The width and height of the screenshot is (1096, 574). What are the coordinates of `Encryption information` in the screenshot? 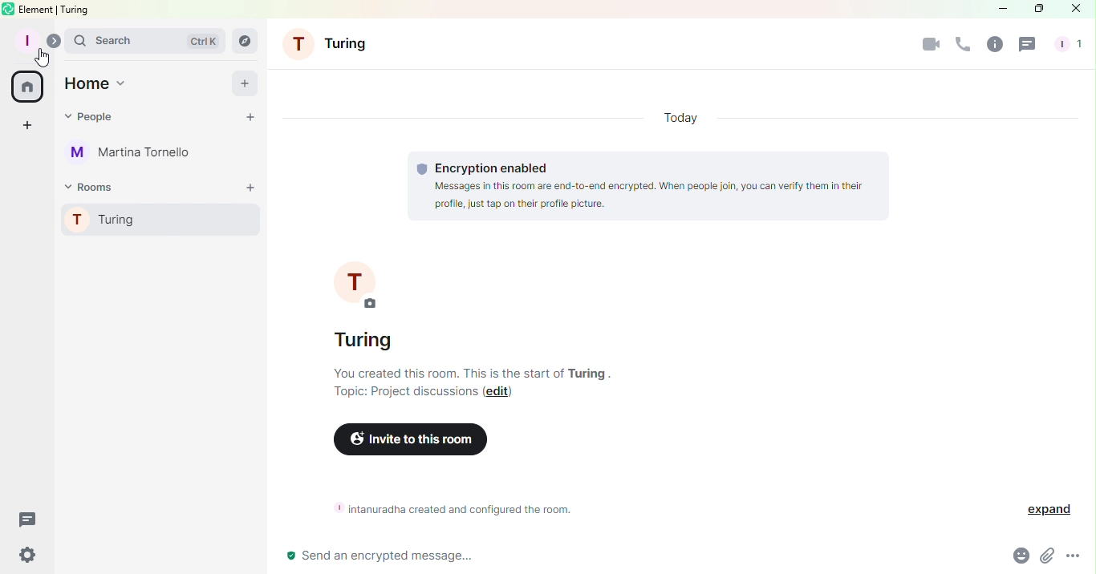 It's located at (646, 186).